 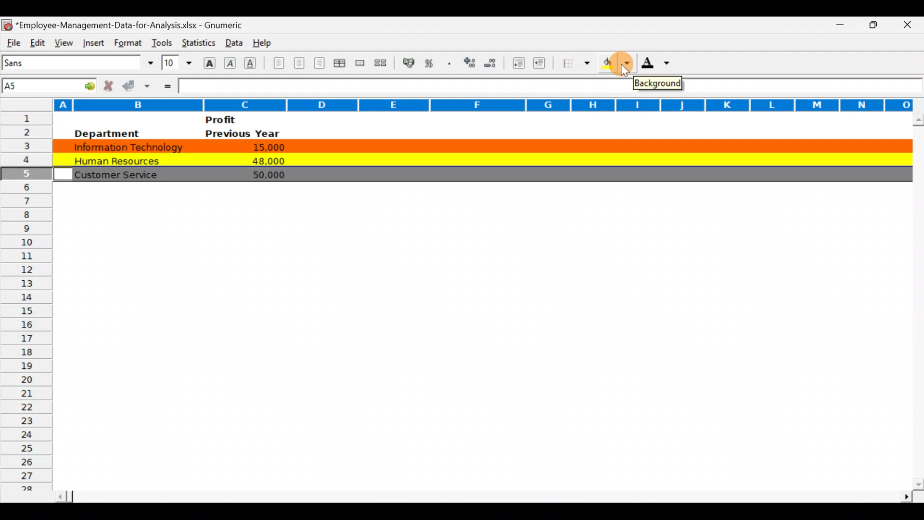 What do you see at coordinates (482, 494) in the screenshot?
I see `Scroll bar` at bounding box center [482, 494].